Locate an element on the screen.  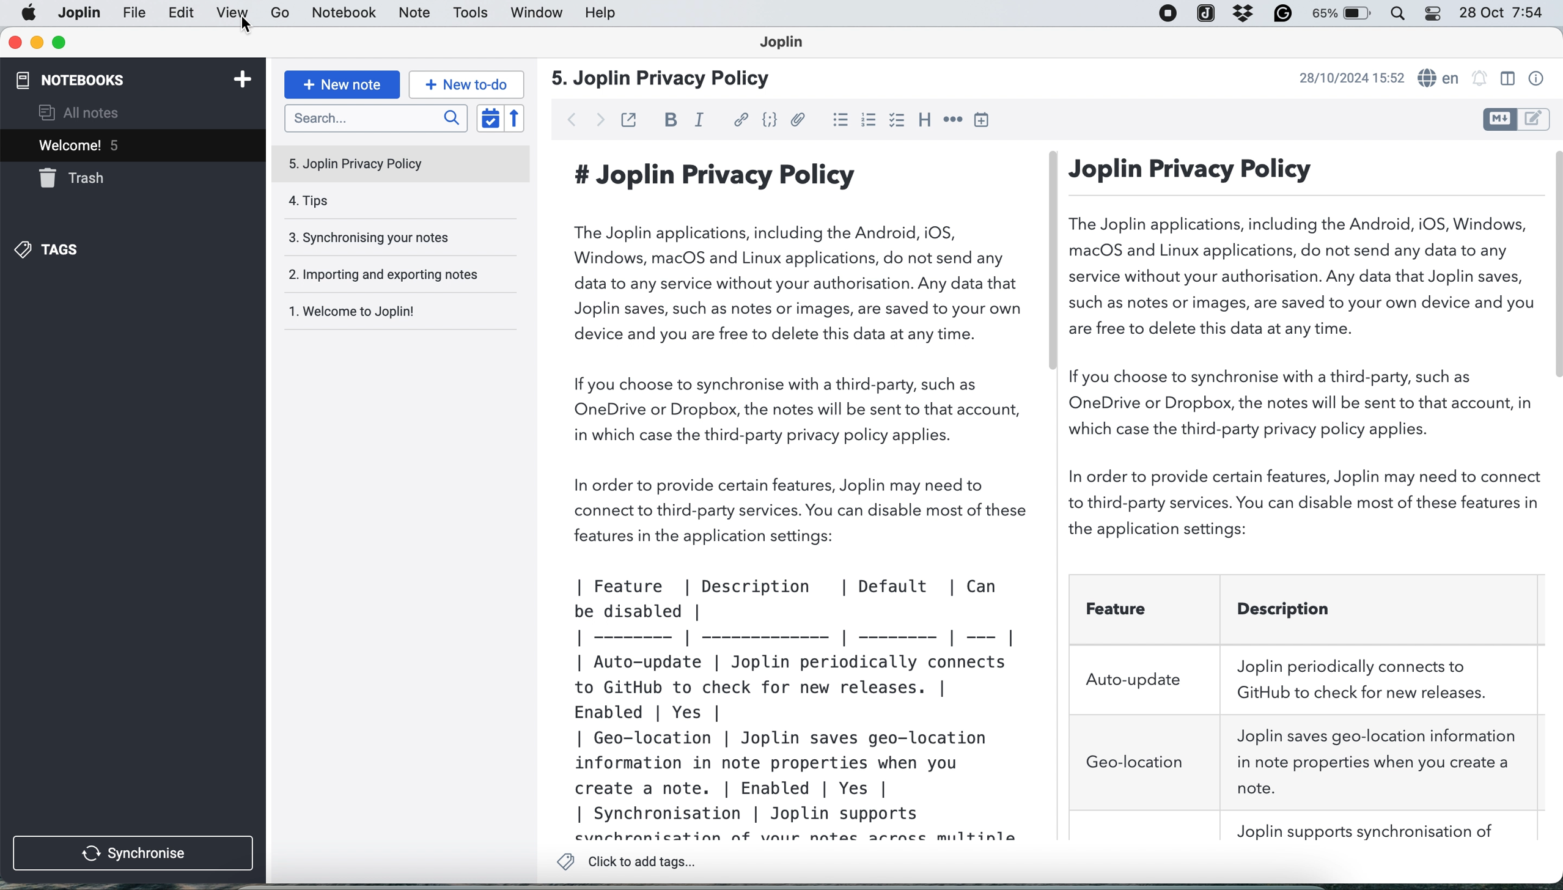
1. Welcome to Joplin is located at coordinates (394, 314).